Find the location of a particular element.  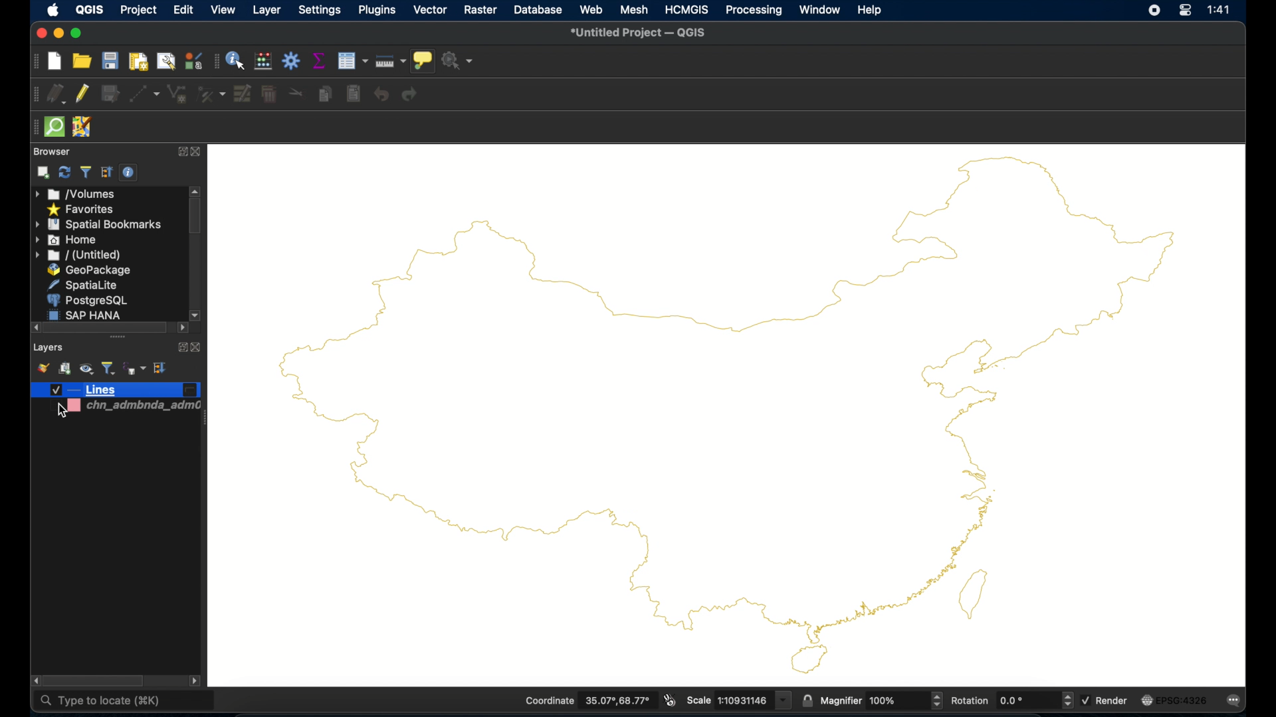

attributes toolbar is located at coordinates (215, 62).